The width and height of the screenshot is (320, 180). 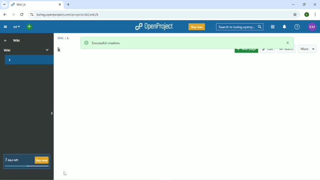 I want to click on Minimize, so click(x=294, y=4).